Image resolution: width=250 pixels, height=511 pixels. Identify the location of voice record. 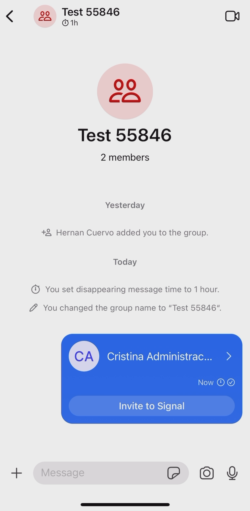
(232, 472).